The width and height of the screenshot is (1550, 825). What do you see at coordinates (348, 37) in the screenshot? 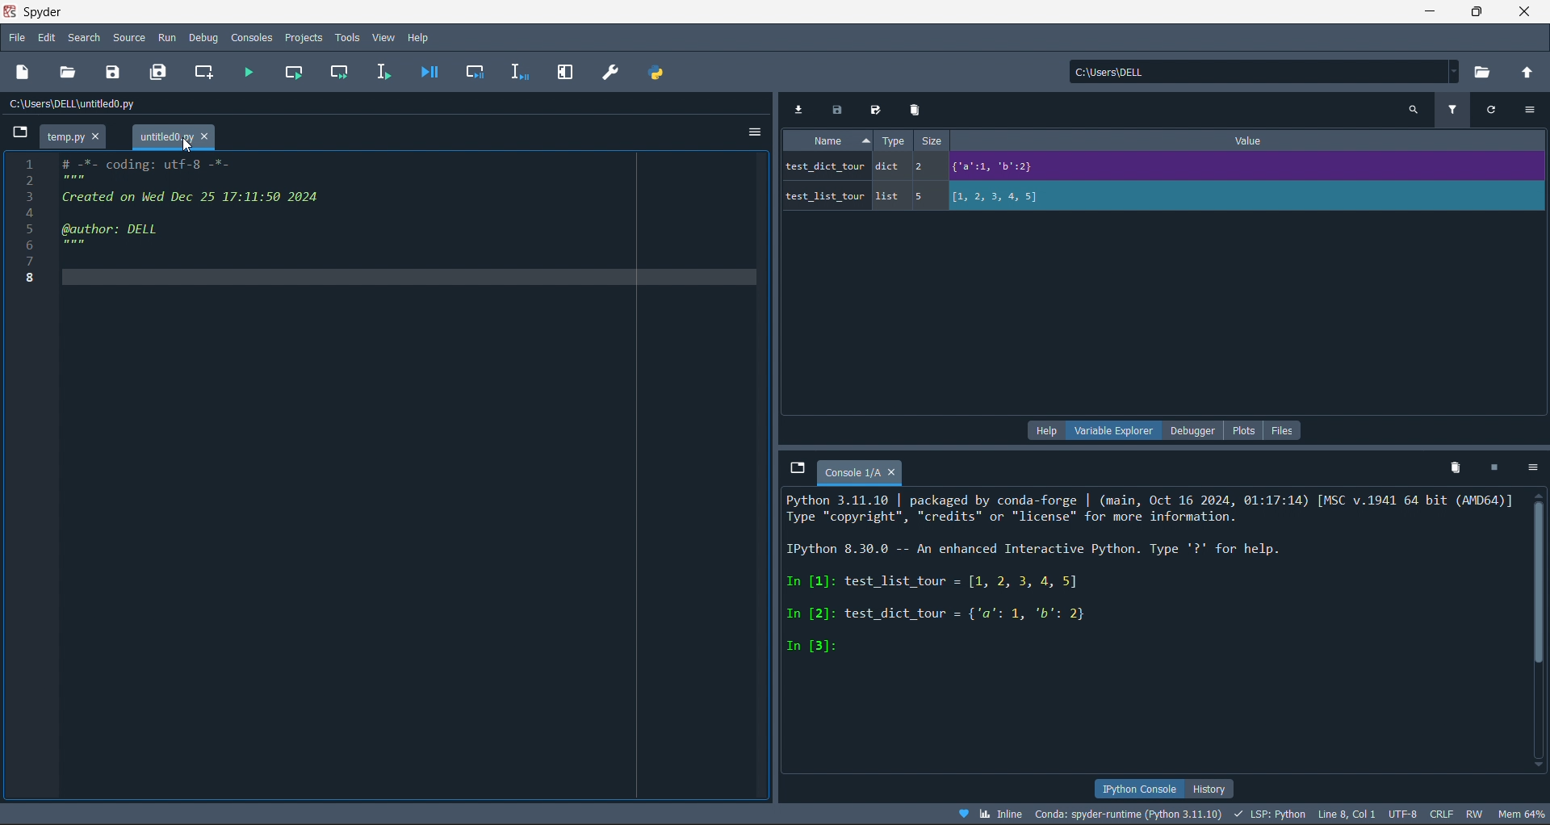
I see `tools` at bounding box center [348, 37].